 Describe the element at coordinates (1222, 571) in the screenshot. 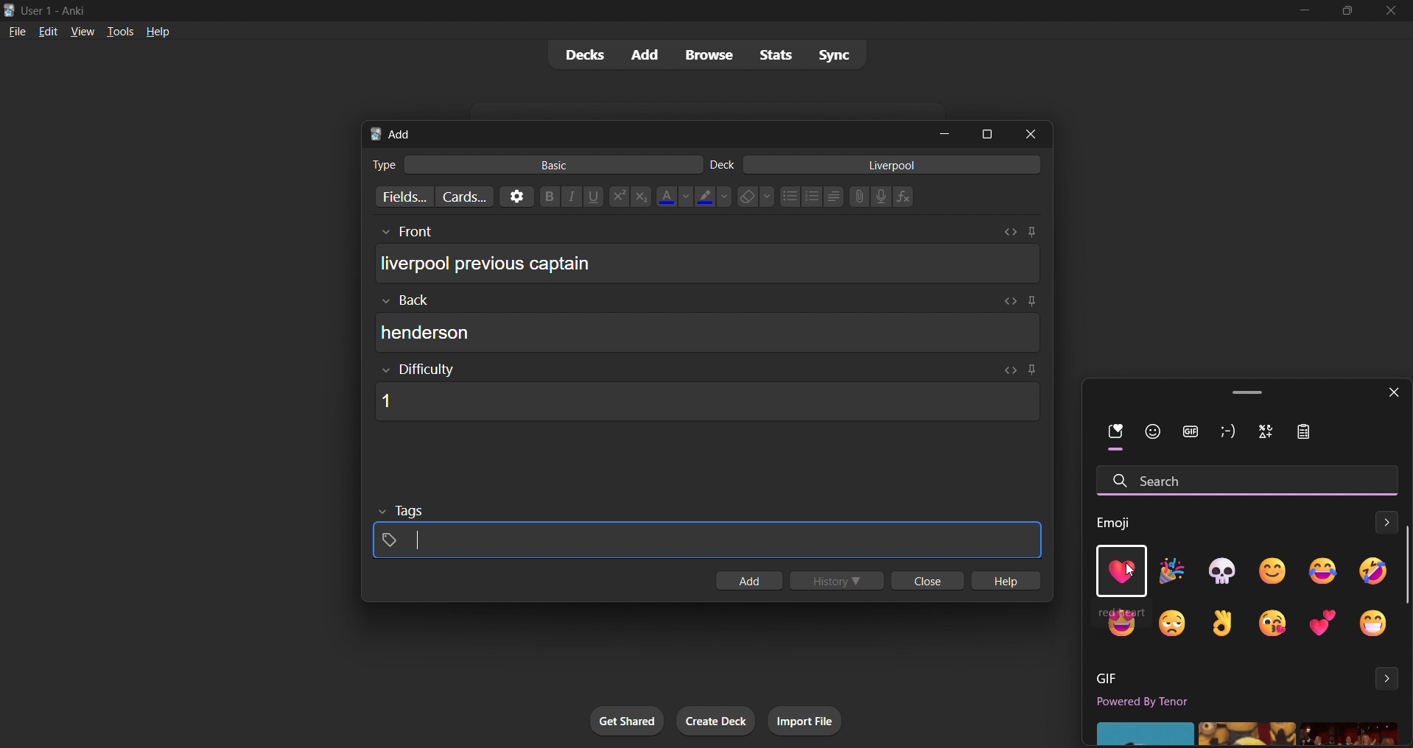

I see `emoji` at that location.